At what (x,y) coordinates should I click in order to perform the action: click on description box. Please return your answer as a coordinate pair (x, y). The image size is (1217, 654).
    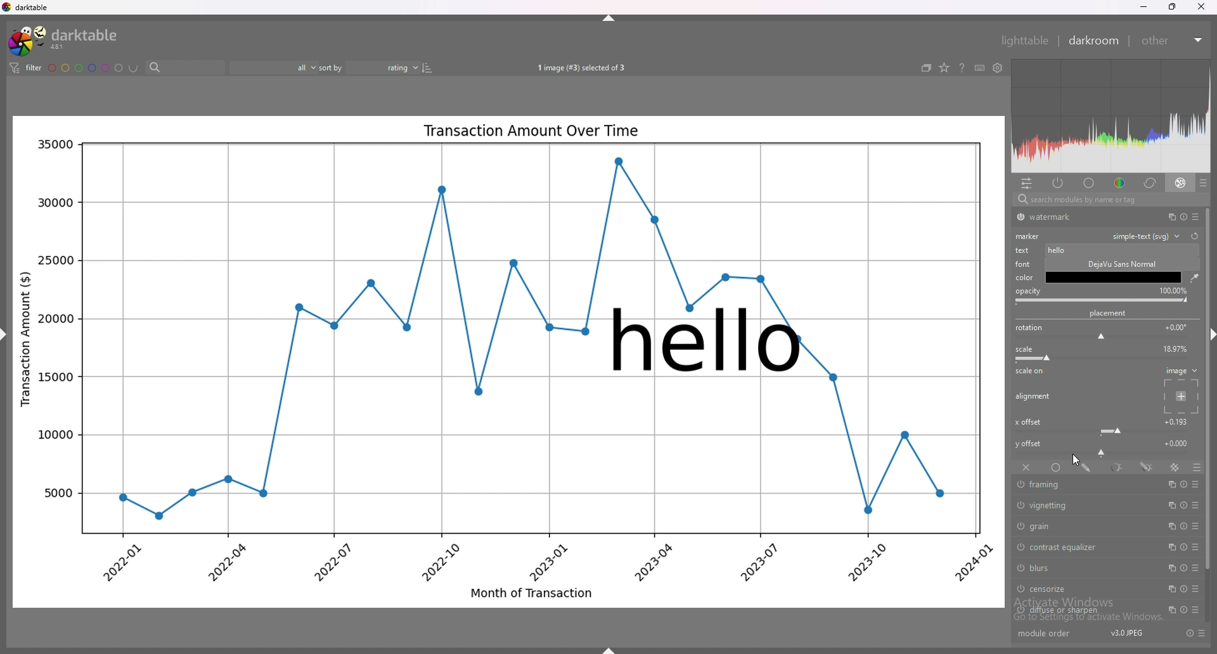
    Looking at the image, I should click on (1115, 271).